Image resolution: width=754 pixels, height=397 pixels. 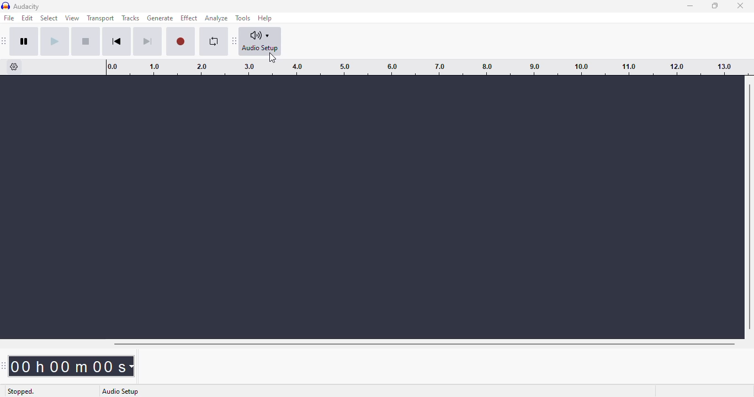 I want to click on play, so click(x=55, y=41).